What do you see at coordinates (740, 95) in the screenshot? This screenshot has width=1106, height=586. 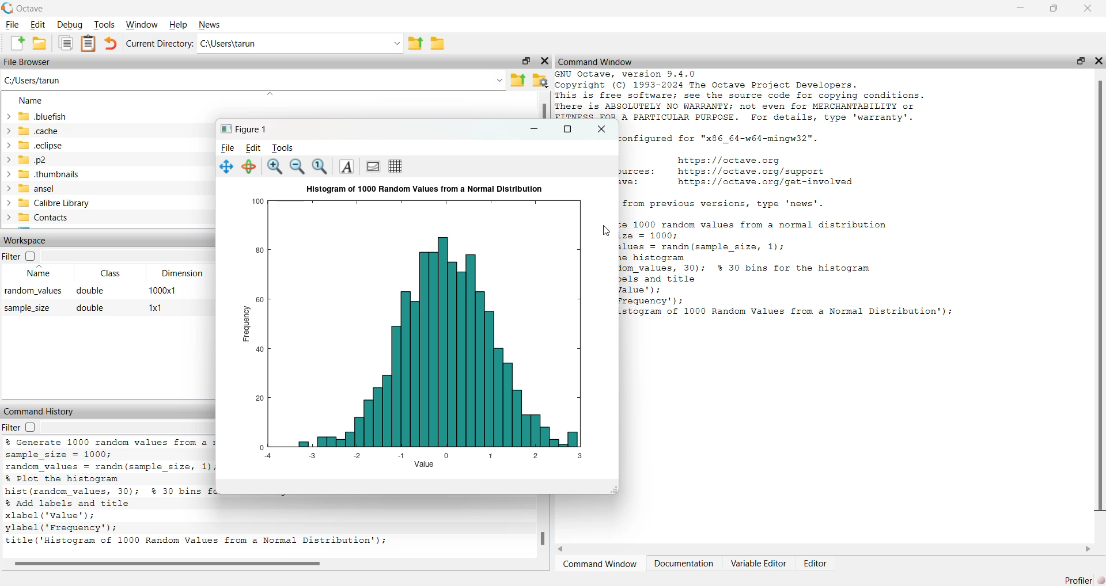 I see `GNU Octave, version 9.4.0
Copyright (C) 1993-2024 The Octave Project Developers.

This is free software; see the source code for copying conditions.
There is ABSOLUTELY NO WARRANTY; not even for MERCHANTABILITY or
FITNESS FOR A PARTICULAR PURPOSE. For details, type 'warranty'.` at bounding box center [740, 95].